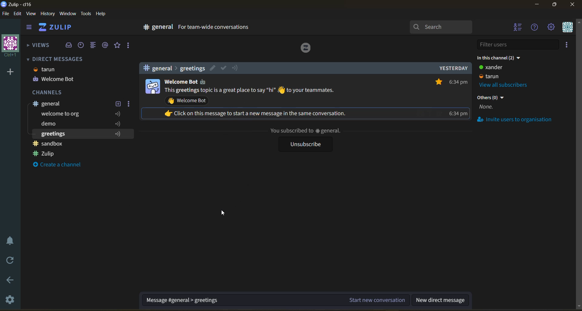 This screenshot has width=582, height=311. I want to click on mark, so click(223, 68).